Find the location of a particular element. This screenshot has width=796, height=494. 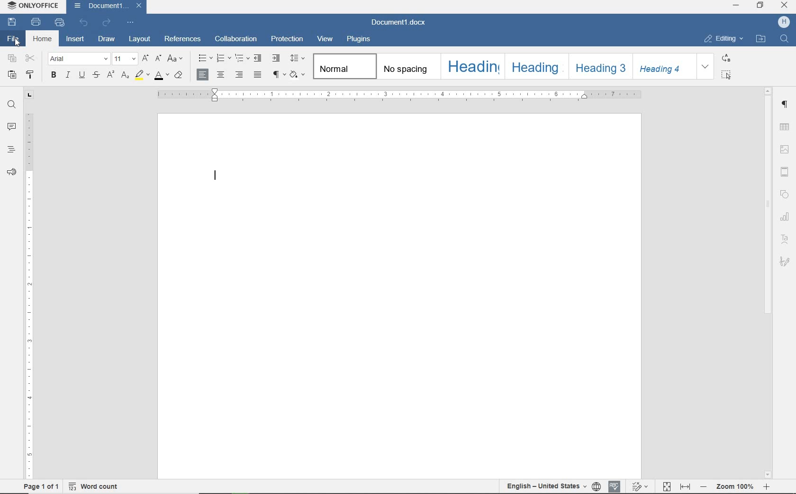

header & footer is located at coordinates (785, 172).